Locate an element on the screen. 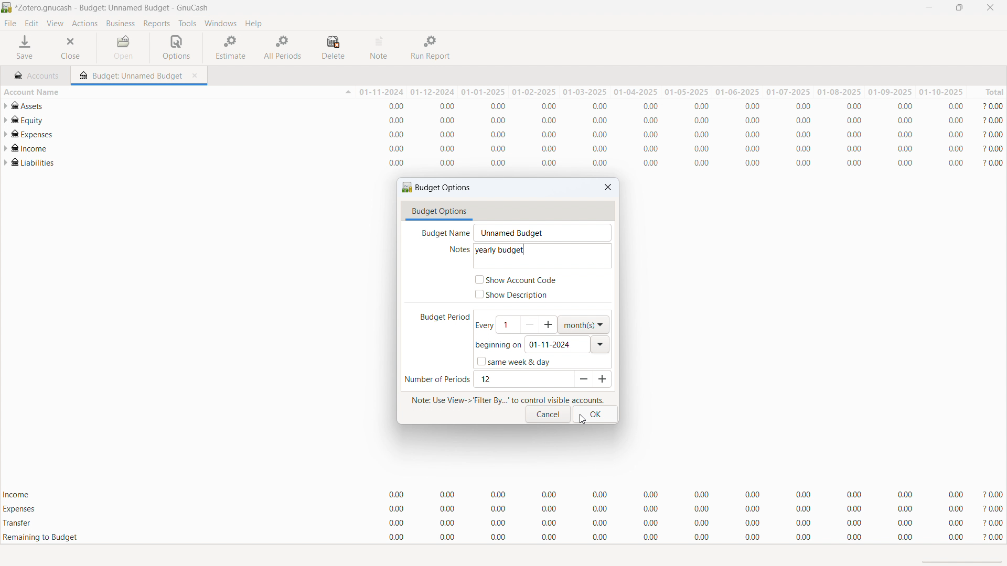 This screenshot has width=1007, height=566. windows is located at coordinates (221, 24).